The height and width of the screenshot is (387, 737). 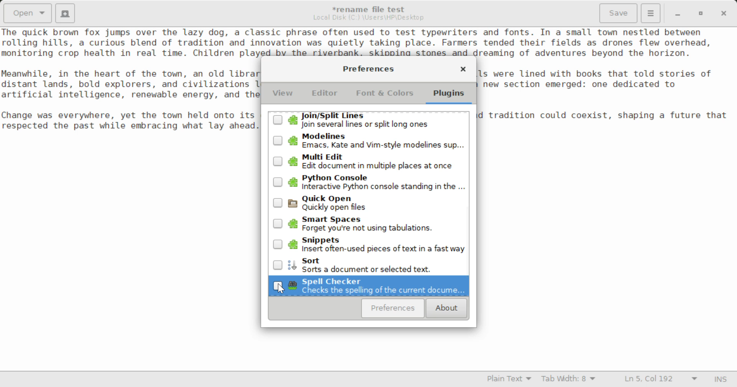 What do you see at coordinates (725, 13) in the screenshot?
I see `Close Window` at bounding box center [725, 13].